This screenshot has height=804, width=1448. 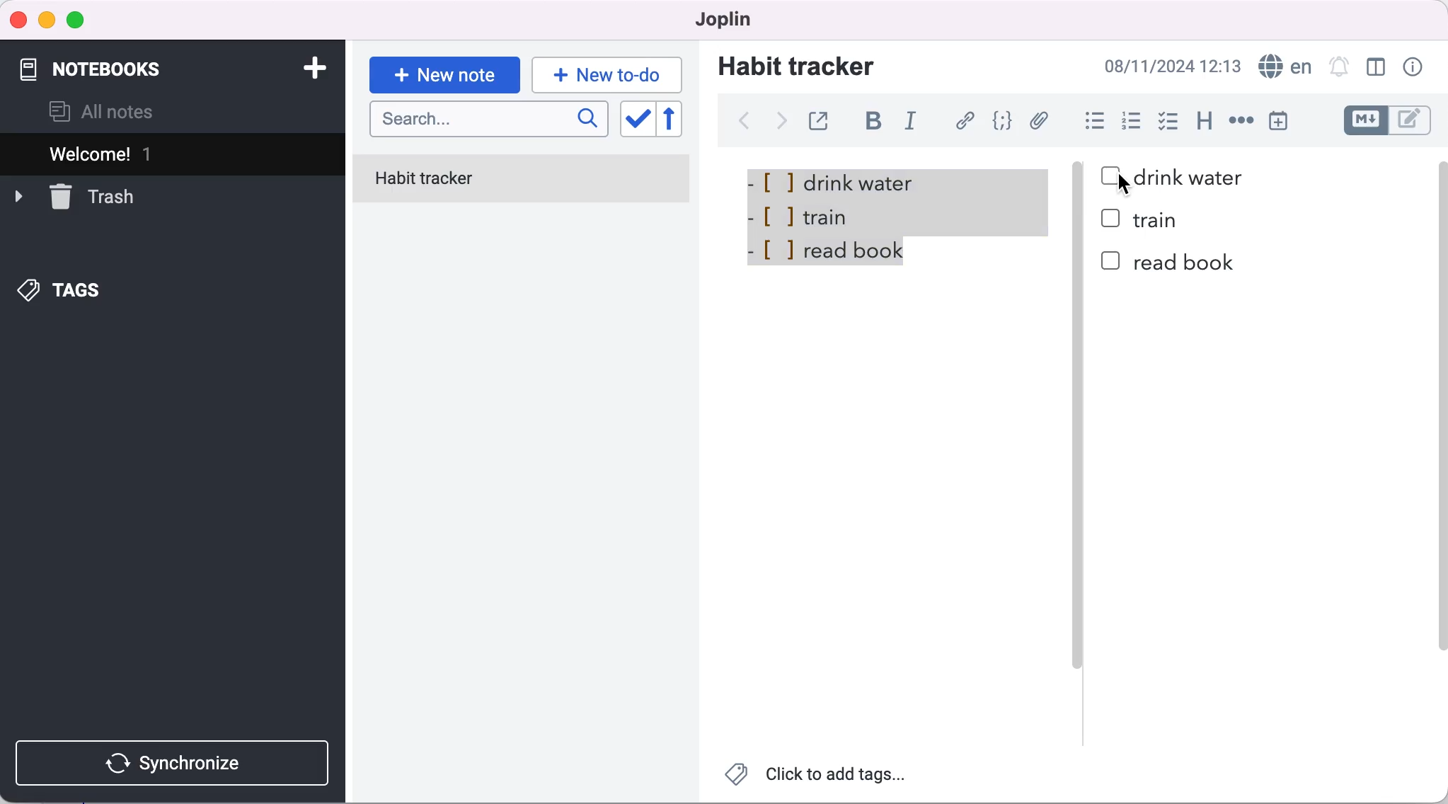 I want to click on hyperlink, so click(x=967, y=120).